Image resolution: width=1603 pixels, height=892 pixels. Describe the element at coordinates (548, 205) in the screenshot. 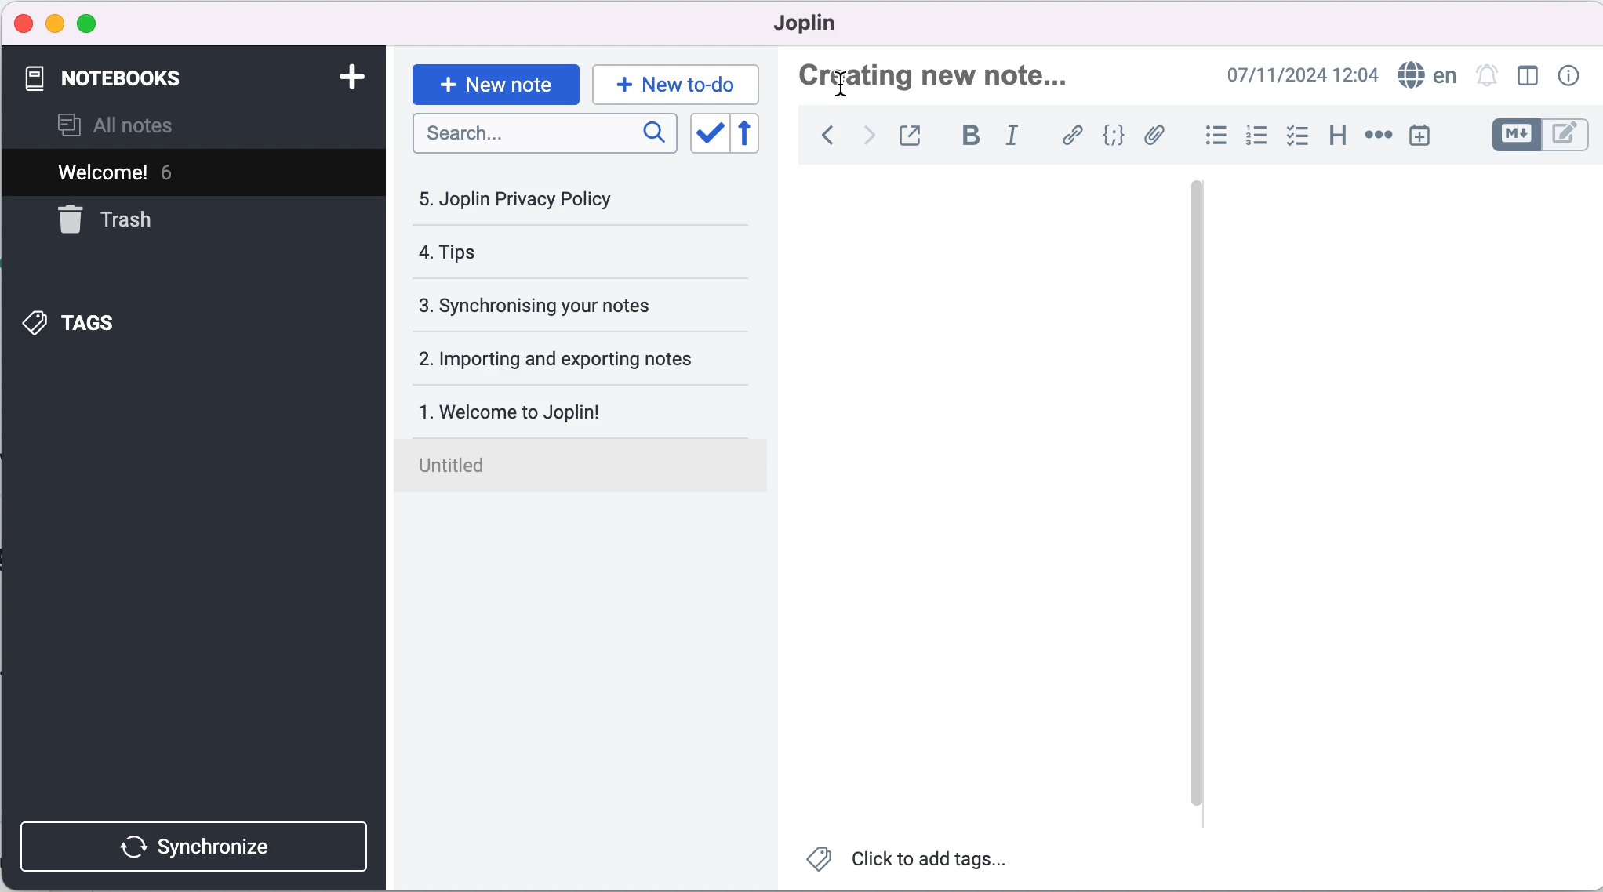

I see `joplin privacy policy` at that location.